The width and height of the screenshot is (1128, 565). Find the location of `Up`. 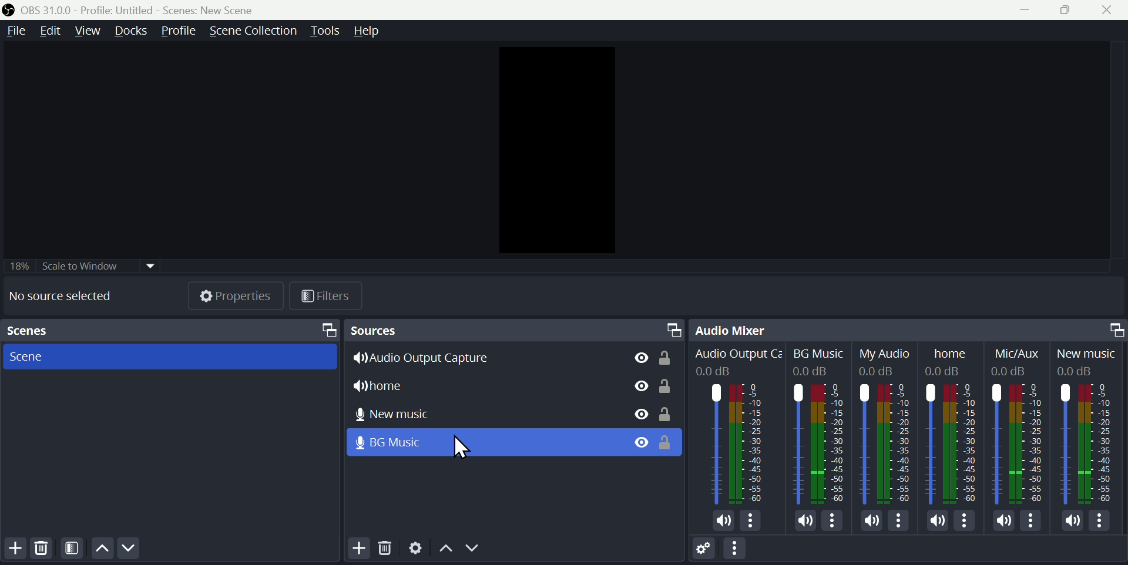

Up is located at coordinates (106, 550).